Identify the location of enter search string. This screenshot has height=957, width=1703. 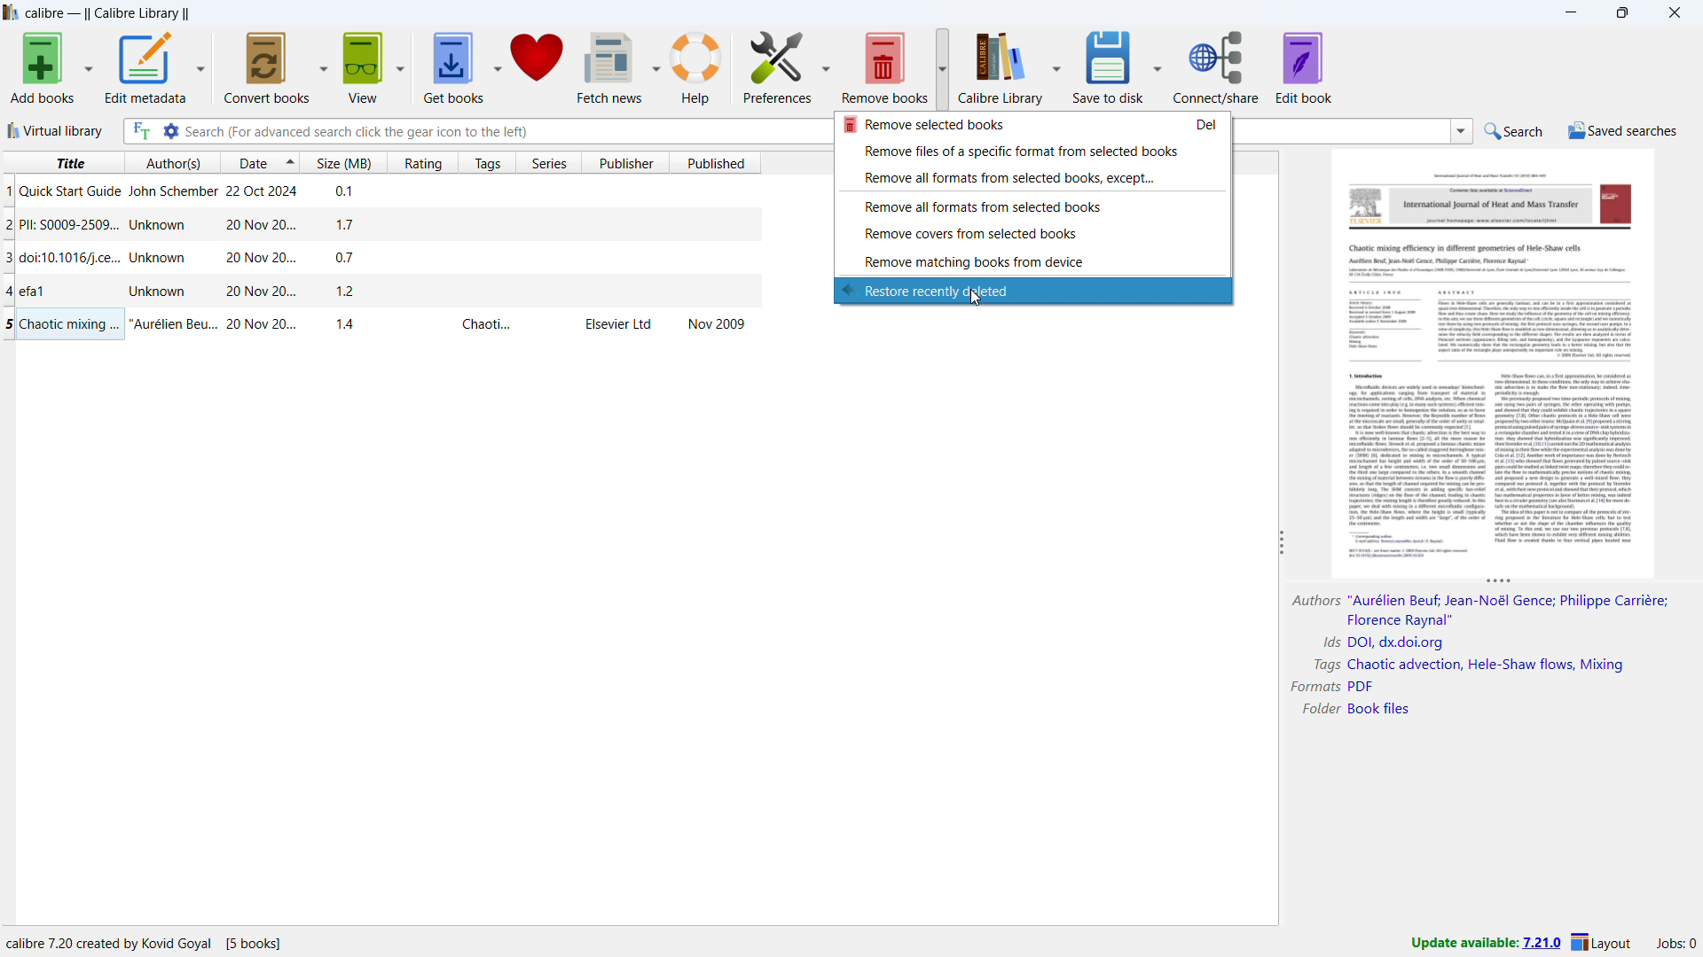
(505, 131).